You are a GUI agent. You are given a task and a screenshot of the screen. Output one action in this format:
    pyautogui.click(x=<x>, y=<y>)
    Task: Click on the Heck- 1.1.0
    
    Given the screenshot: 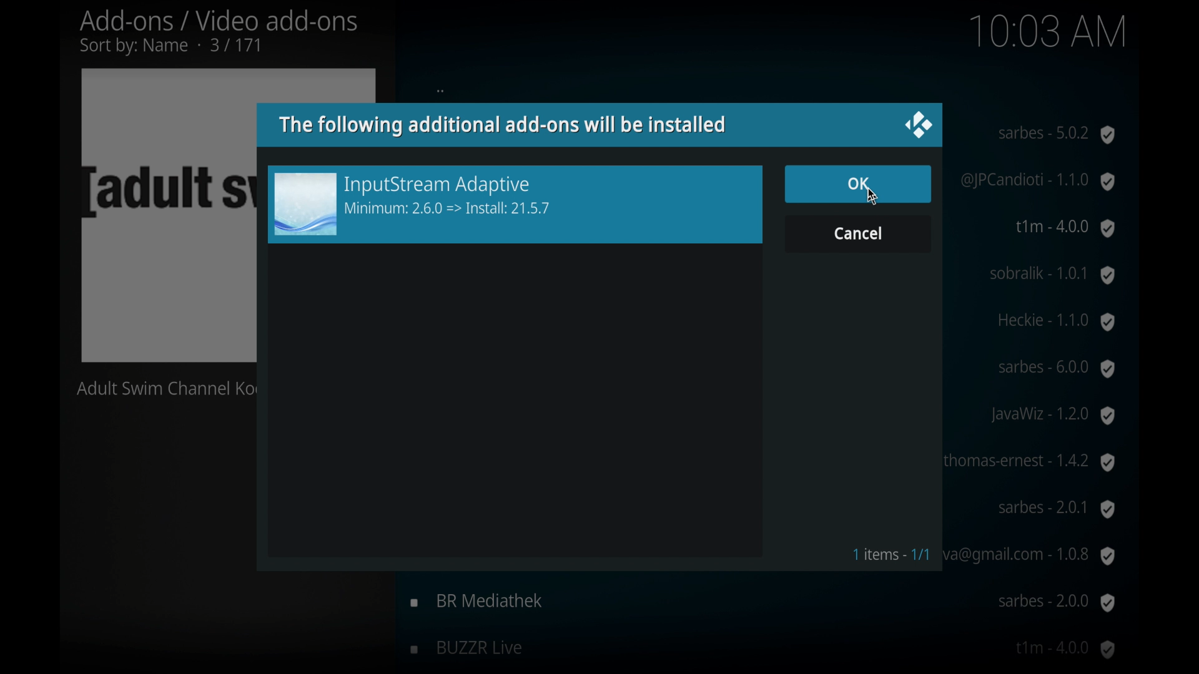 What is the action you would take?
    pyautogui.click(x=1053, y=321)
    